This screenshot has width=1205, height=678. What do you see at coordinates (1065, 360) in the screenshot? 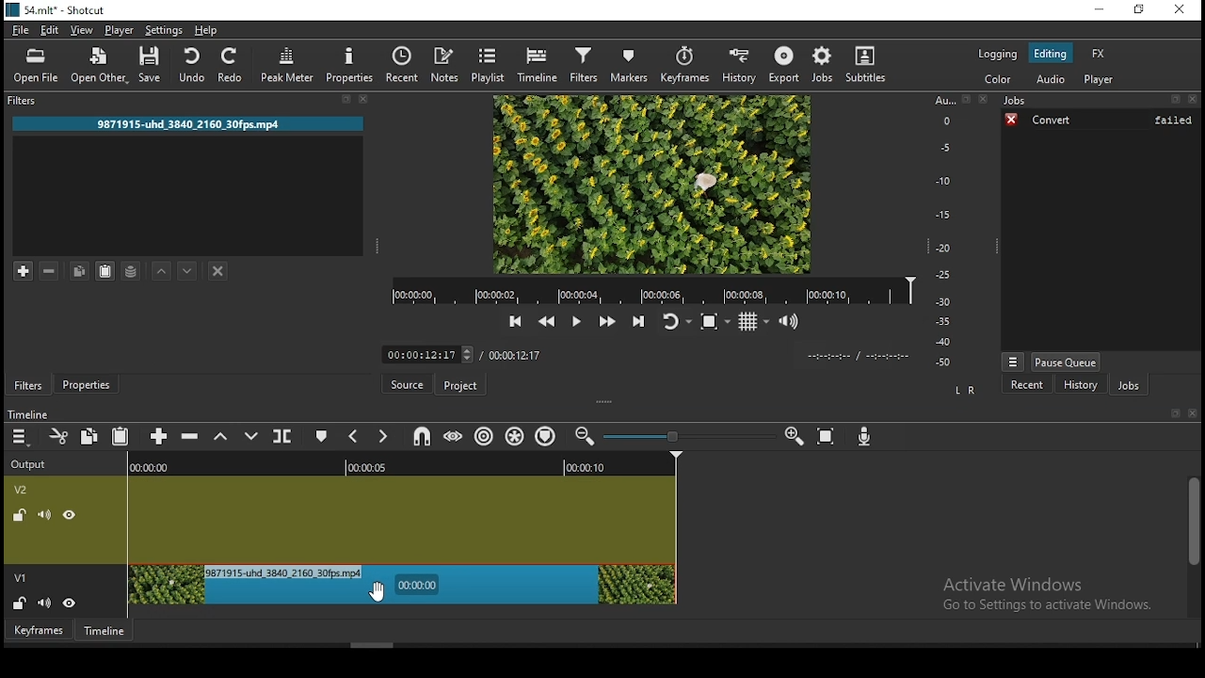
I see `pause queue` at bounding box center [1065, 360].